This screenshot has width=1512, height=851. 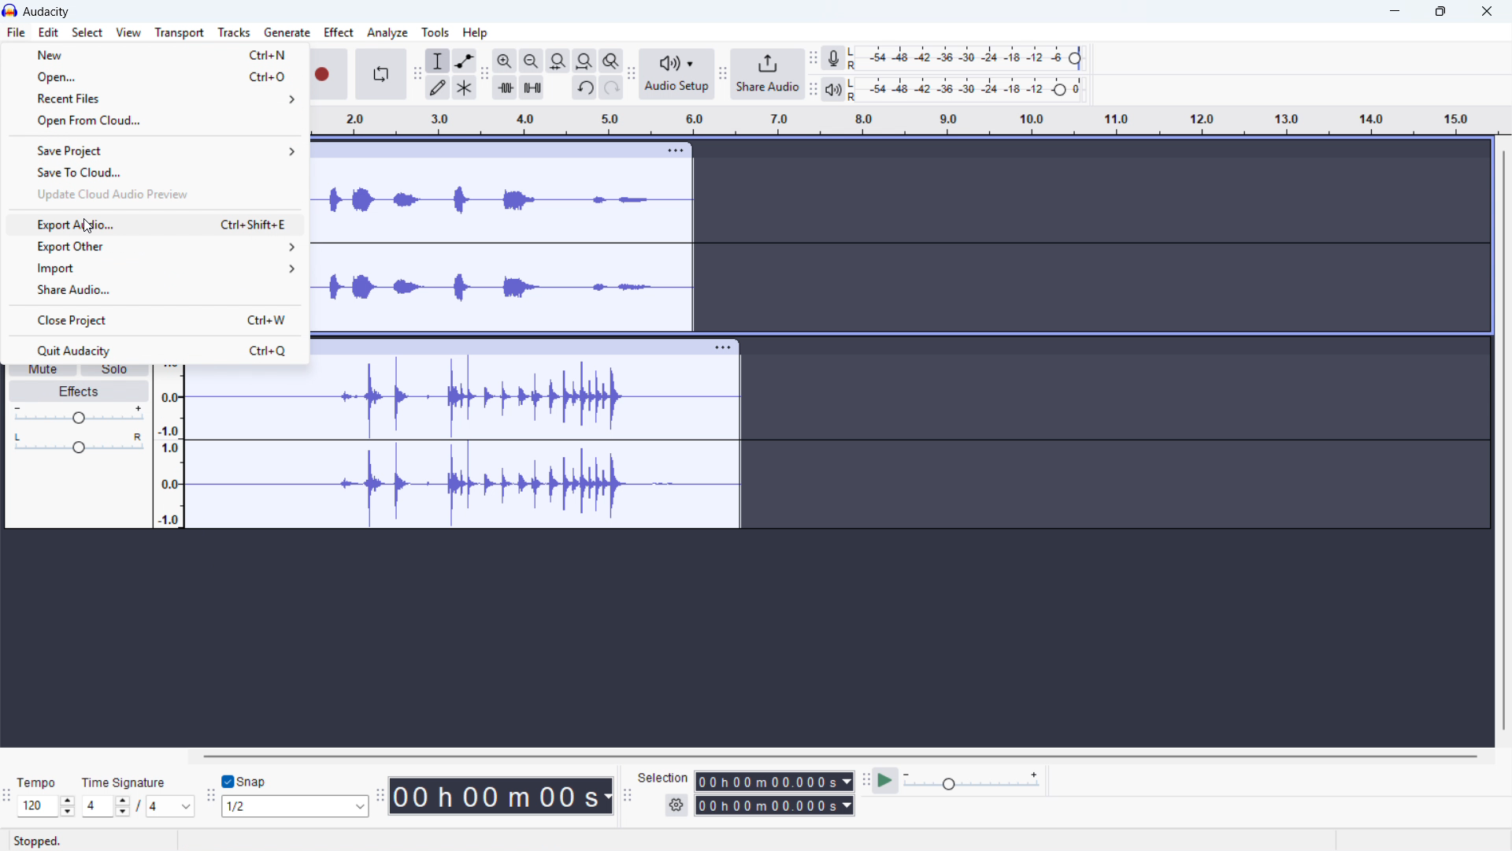 I want to click on Zoom in, so click(x=504, y=61).